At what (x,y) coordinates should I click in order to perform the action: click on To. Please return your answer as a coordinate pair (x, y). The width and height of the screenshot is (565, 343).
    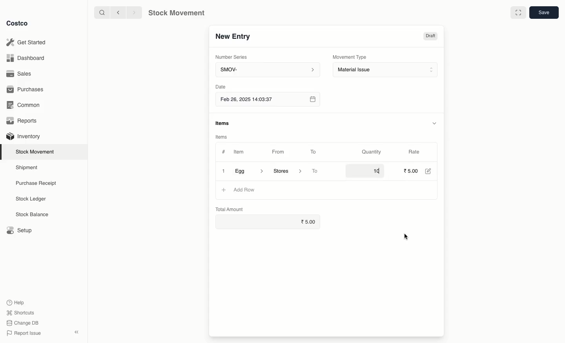
    Looking at the image, I should click on (313, 152).